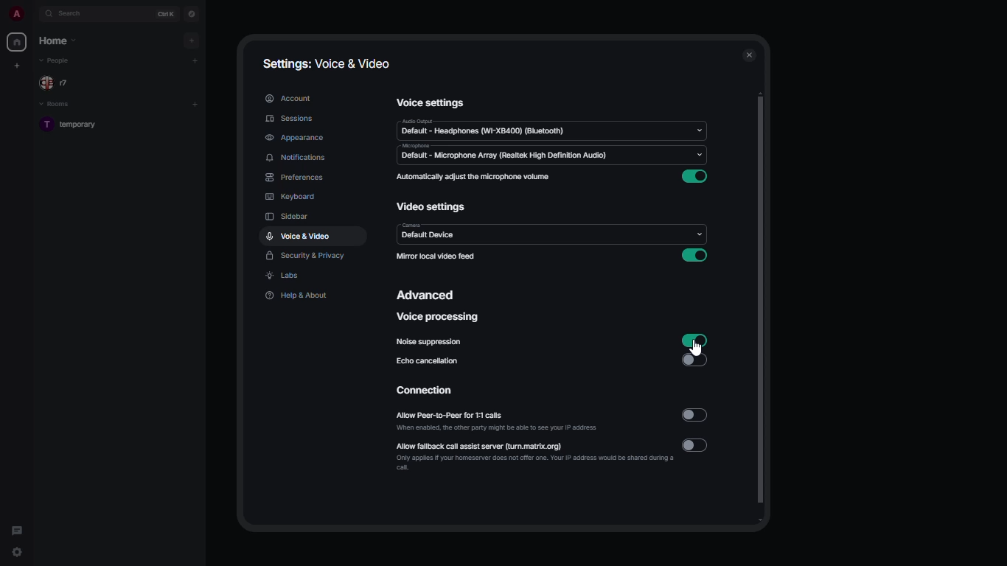  What do you see at coordinates (288, 97) in the screenshot?
I see `account` at bounding box center [288, 97].